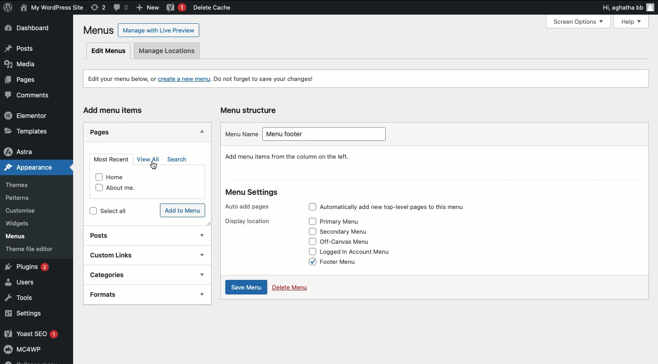 Image resolution: width=658 pixels, height=364 pixels. Describe the element at coordinates (26, 283) in the screenshot. I see `Users` at that location.